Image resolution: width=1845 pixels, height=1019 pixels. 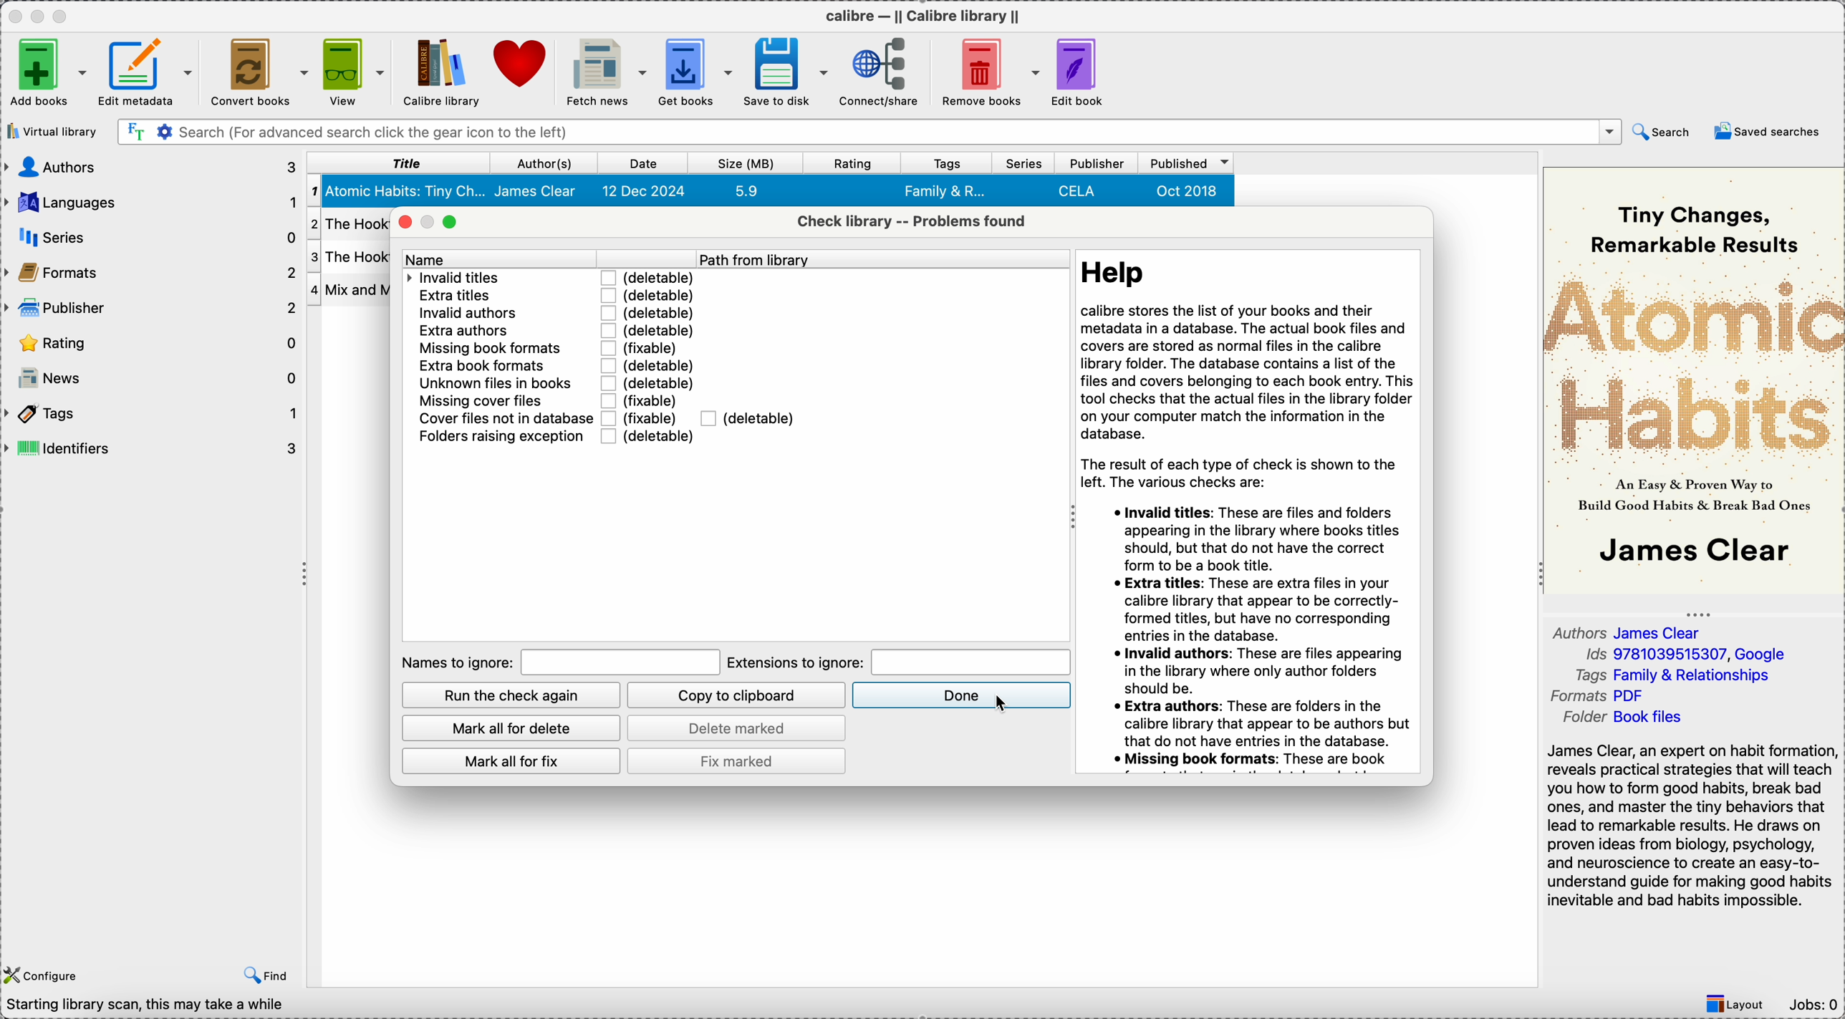 I want to click on authors, so click(x=1627, y=632).